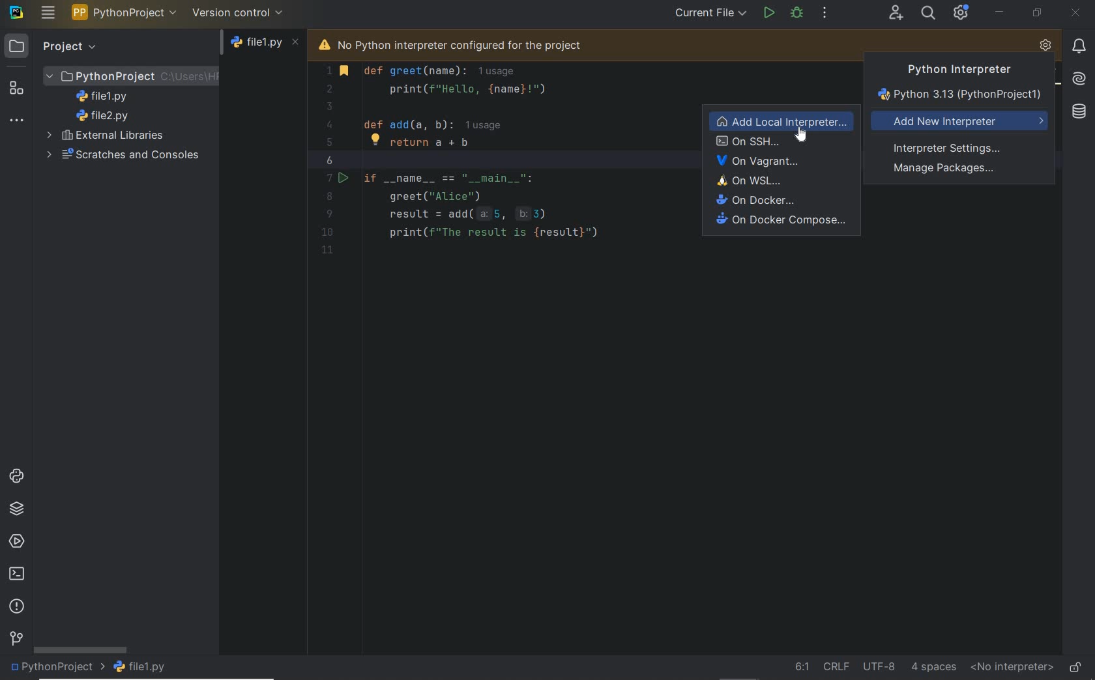  Describe the element at coordinates (238, 12) in the screenshot. I see `version control` at that location.